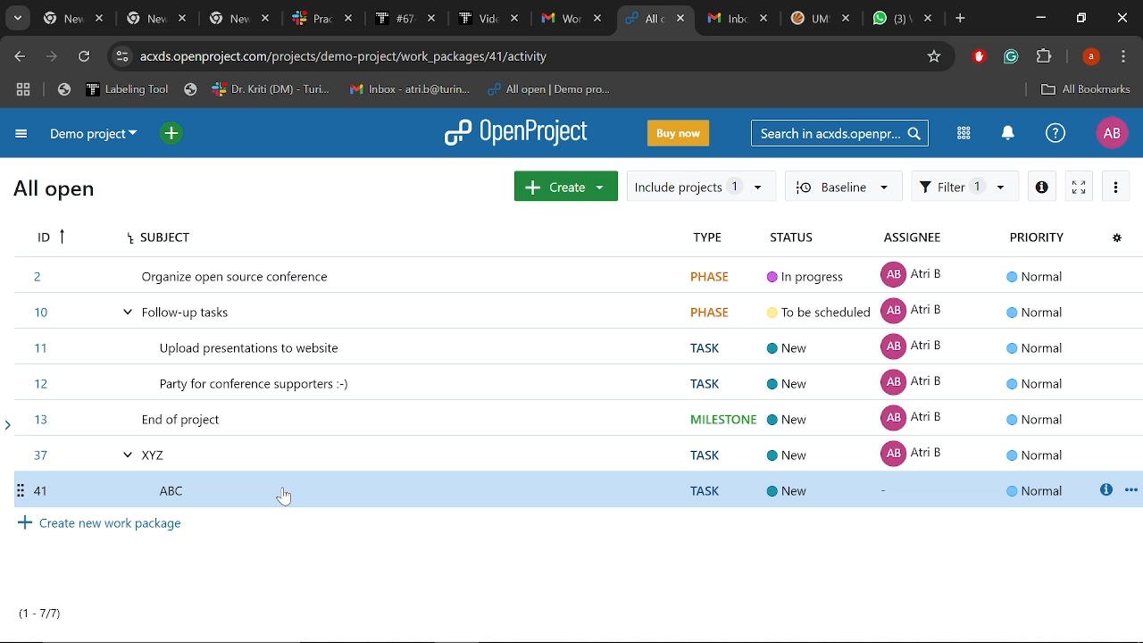 This screenshot has width=1143, height=643. Describe the element at coordinates (1080, 18) in the screenshot. I see `Restotre down` at that location.